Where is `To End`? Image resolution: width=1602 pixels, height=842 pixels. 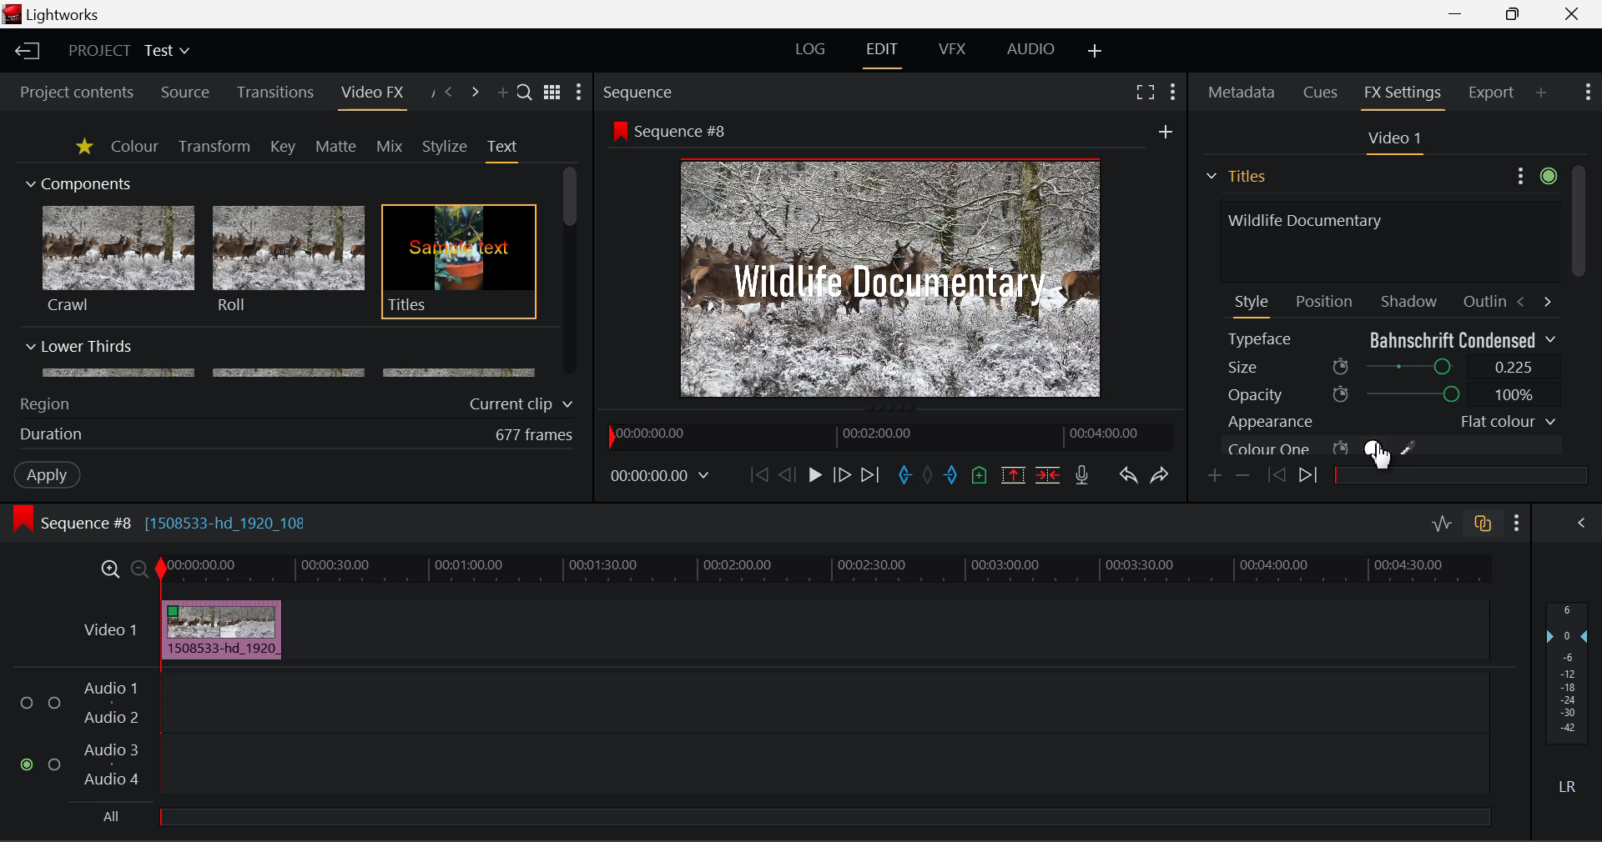 To End is located at coordinates (871, 478).